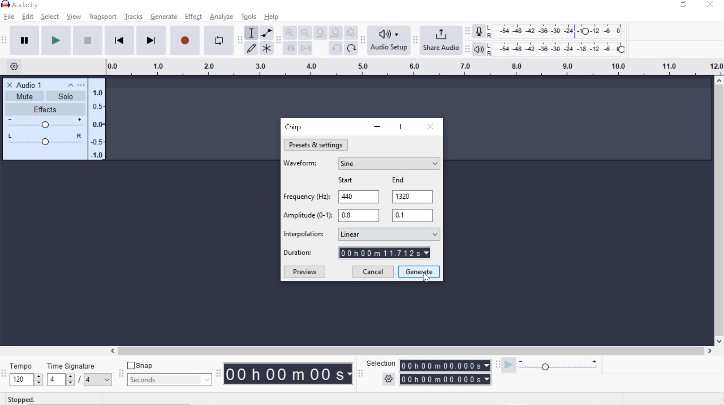  I want to click on silence audio selection, so click(306, 48).